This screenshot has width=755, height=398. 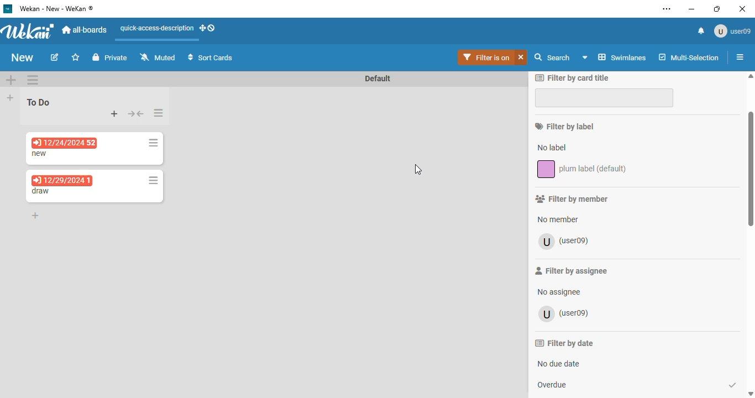 What do you see at coordinates (564, 343) in the screenshot?
I see `filter by date` at bounding box center [564, 343].